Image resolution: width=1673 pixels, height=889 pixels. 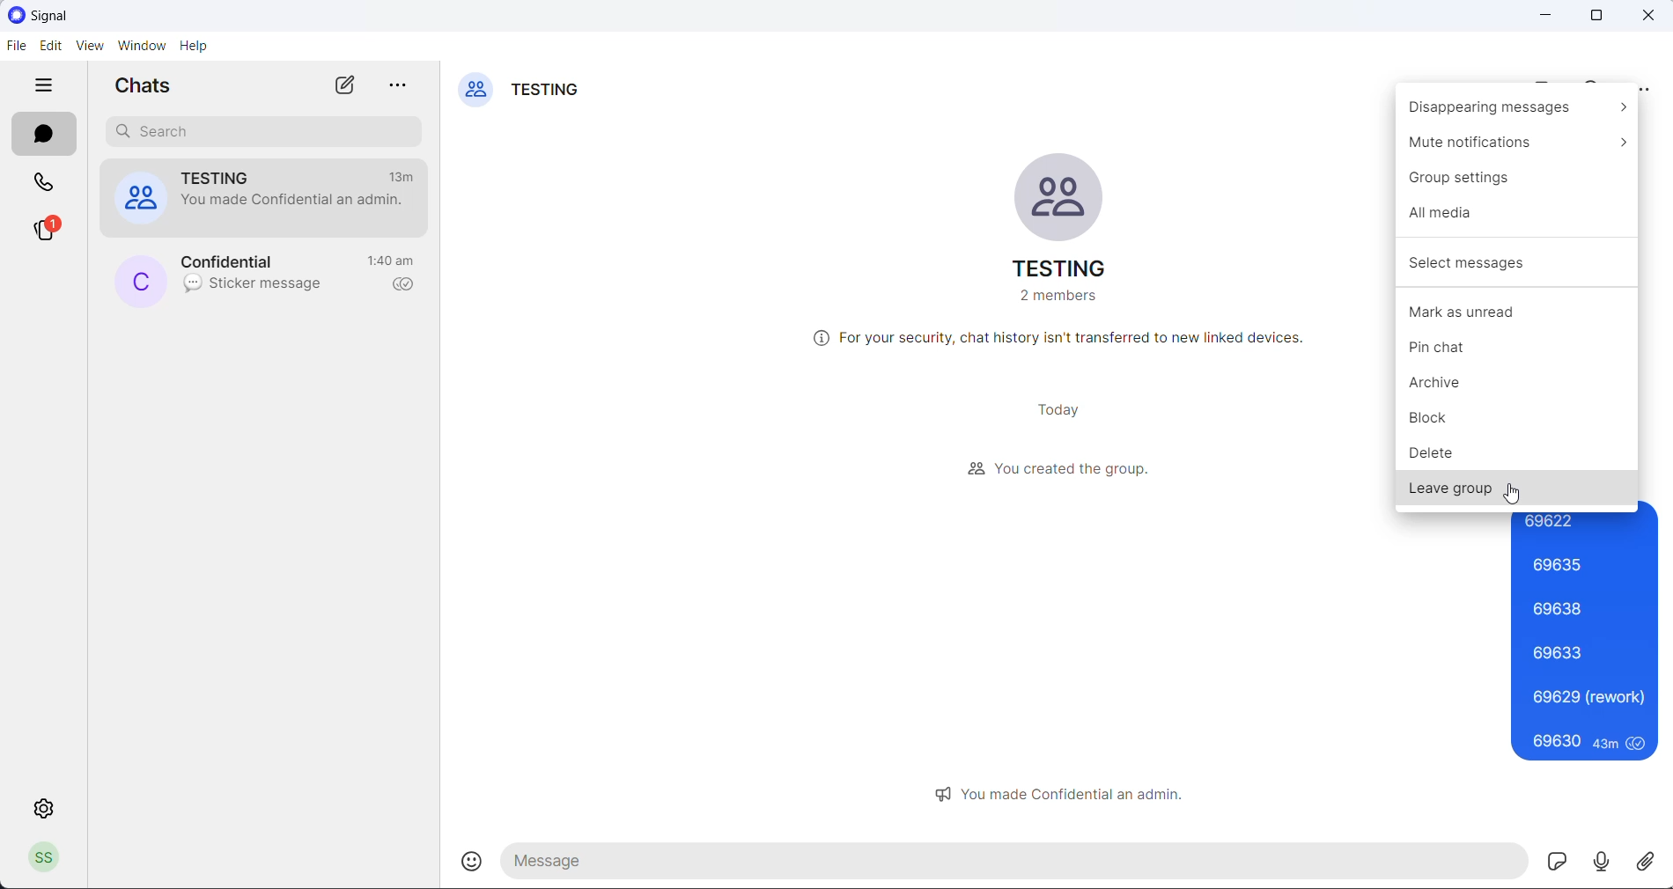 What do you see at coordinates (1519, 420) in the screenshot?
I see `block` at bounding box center [1519, 420].